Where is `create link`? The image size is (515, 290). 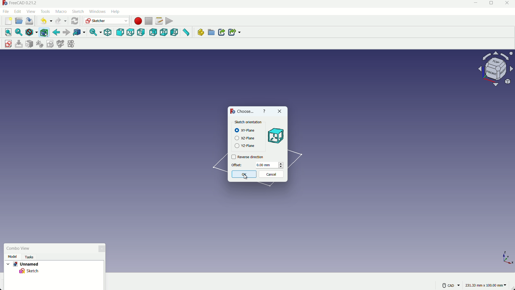
create link is located at coordinates (221, 32).